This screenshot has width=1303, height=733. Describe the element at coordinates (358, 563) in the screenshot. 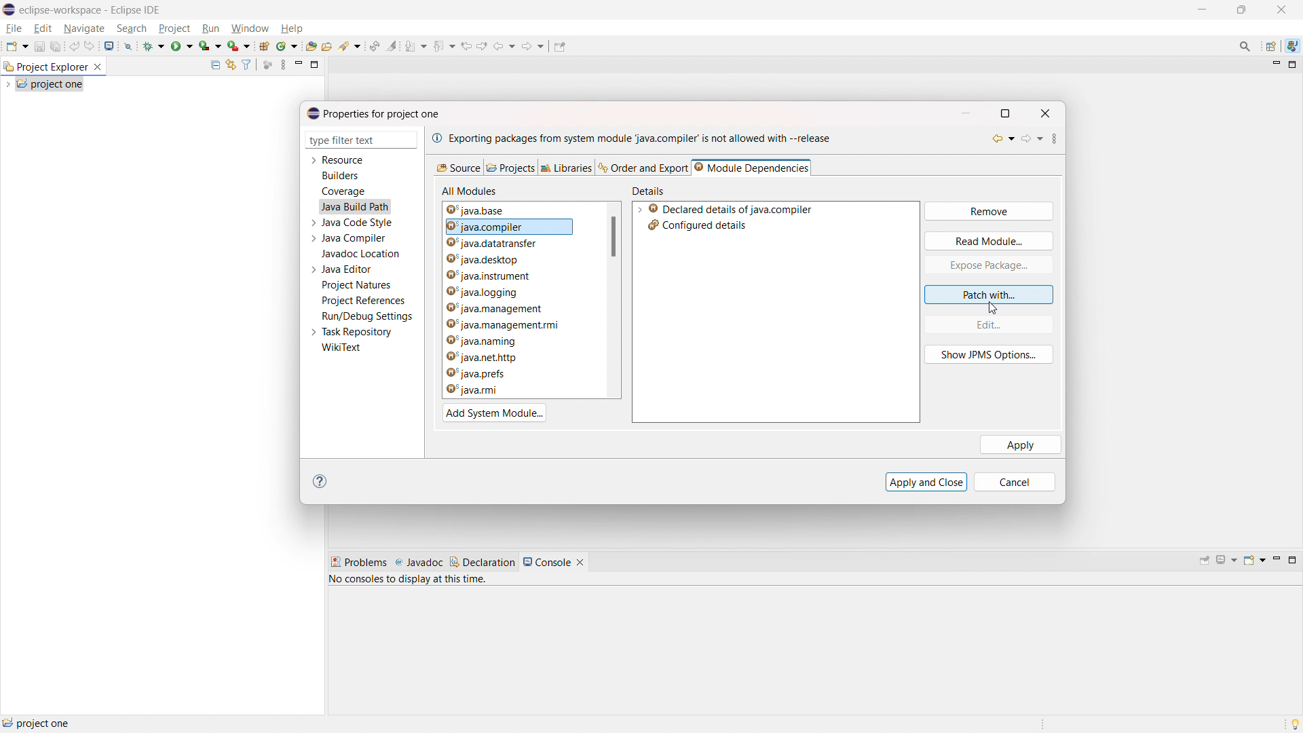

I see `problems` at that location.